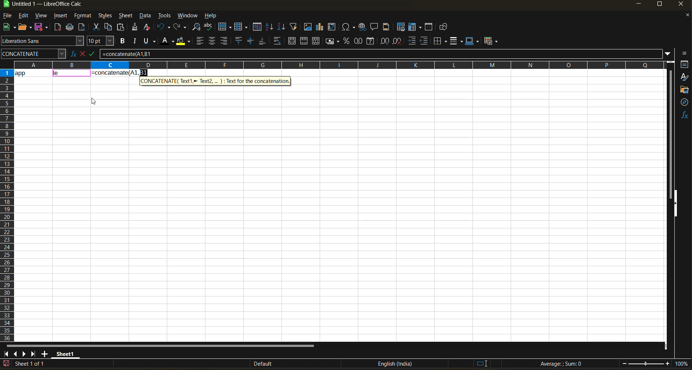  I want to click on expand formula bar, so click(668, 53).